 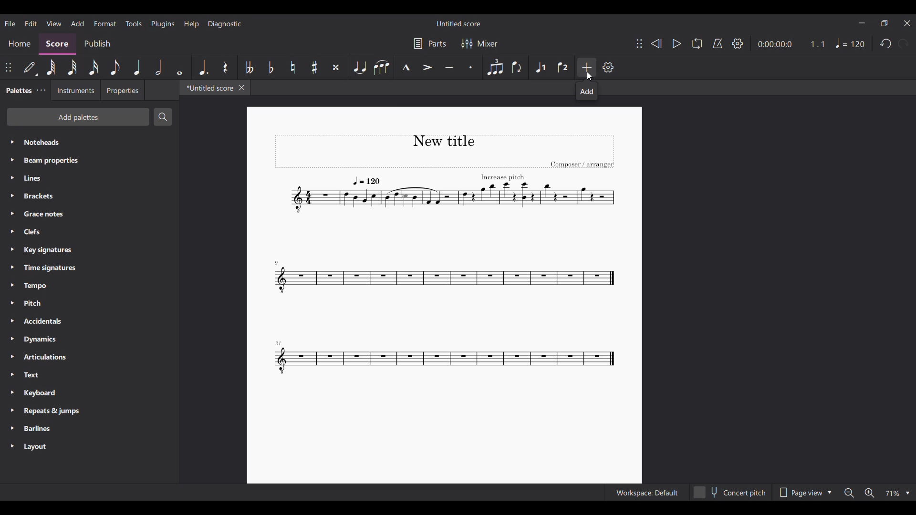 What do you see at coordinates (314, 68) in the screenshot?
I see `Toggle sharp` at bounding box center [314, 68].